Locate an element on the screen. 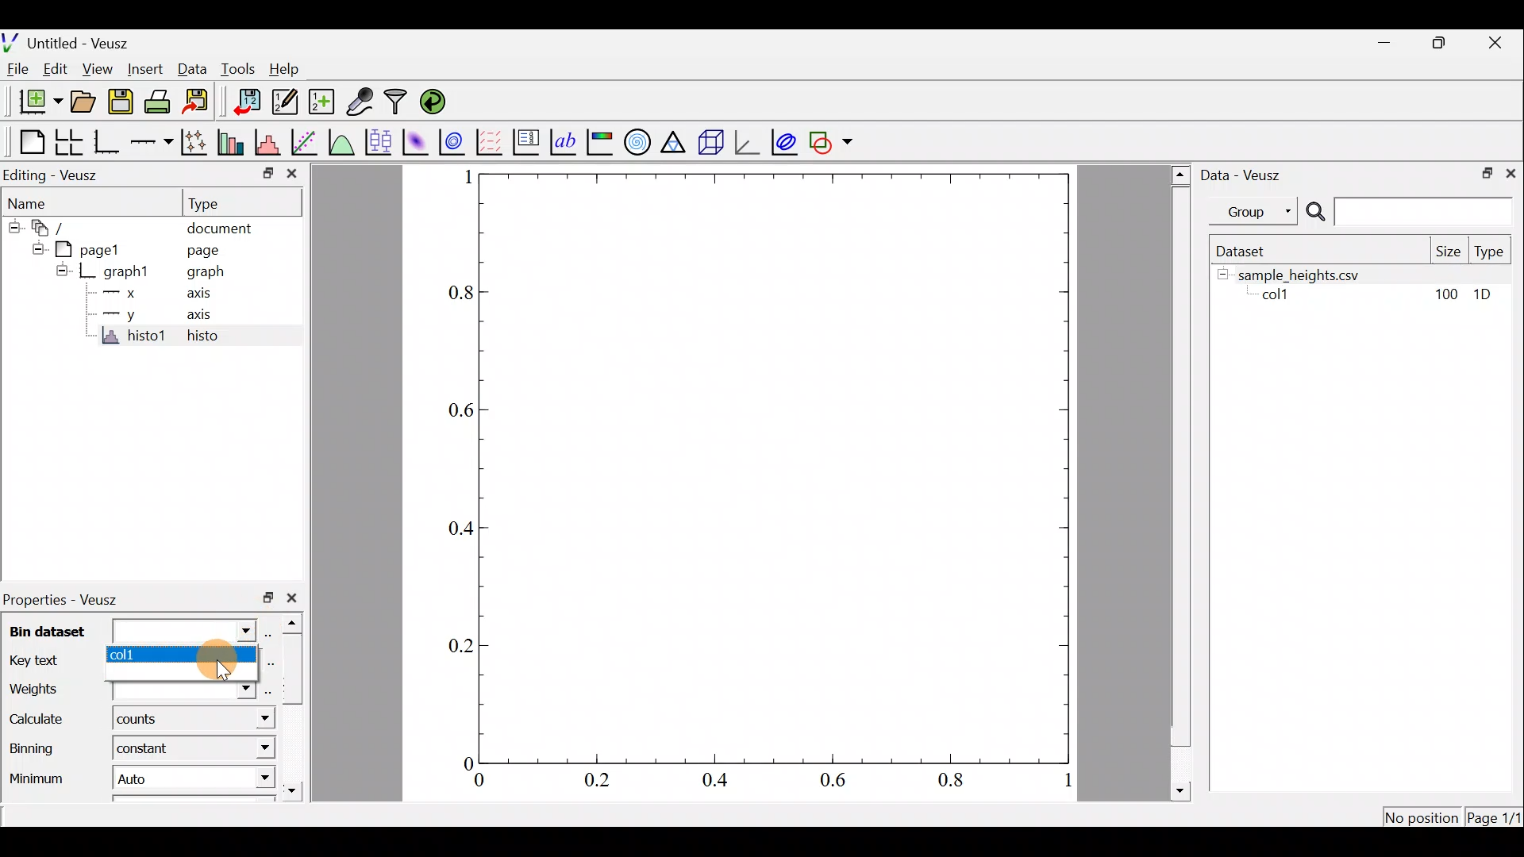  Group is located at coordinates (1257, 211).